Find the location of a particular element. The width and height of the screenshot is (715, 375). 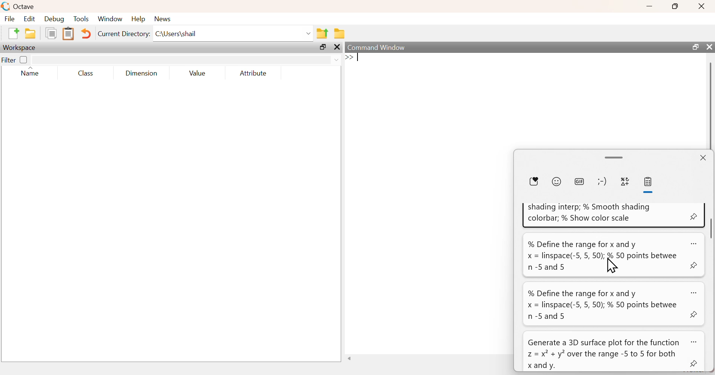

% Define the range for x and y
x = linspace(-5, 5, 50); % 50 points betwee
n-5and 5 is located at coordinates (602, 305).